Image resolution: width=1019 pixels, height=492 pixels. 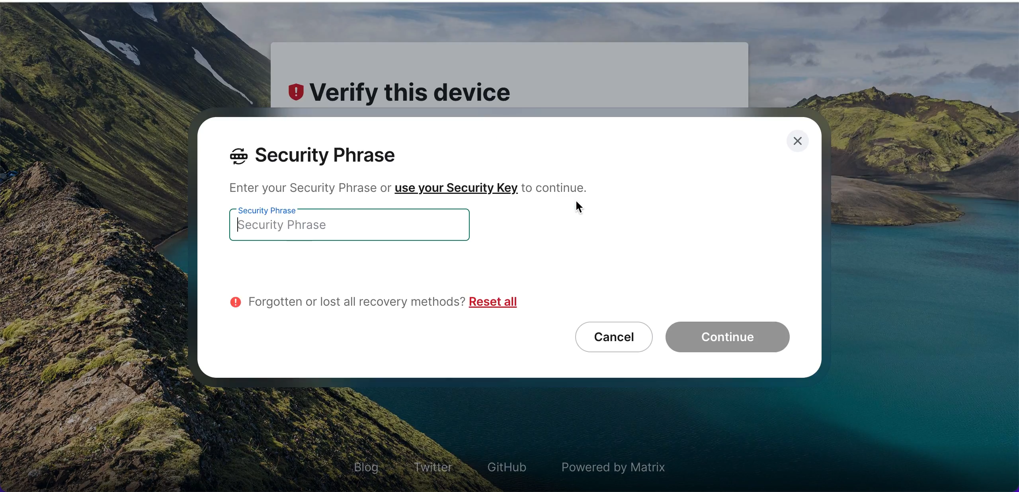 I want to click on reset all, so click(x=494, y=301).